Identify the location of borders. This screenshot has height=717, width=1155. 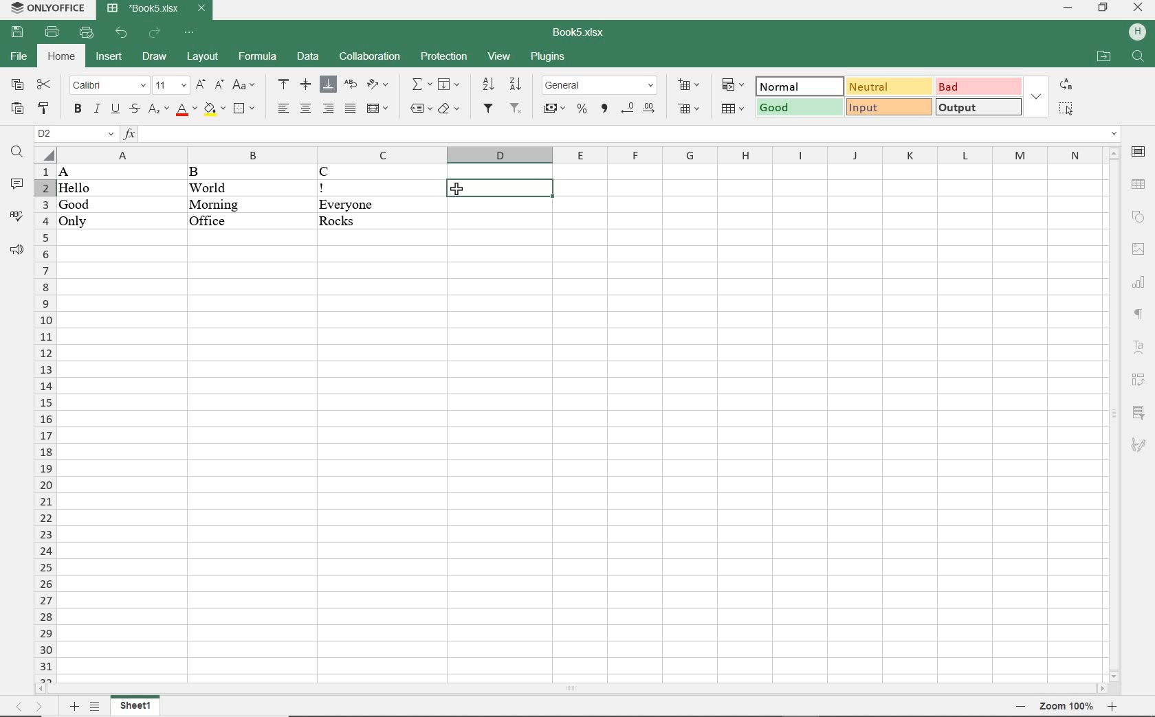
(246, 109).